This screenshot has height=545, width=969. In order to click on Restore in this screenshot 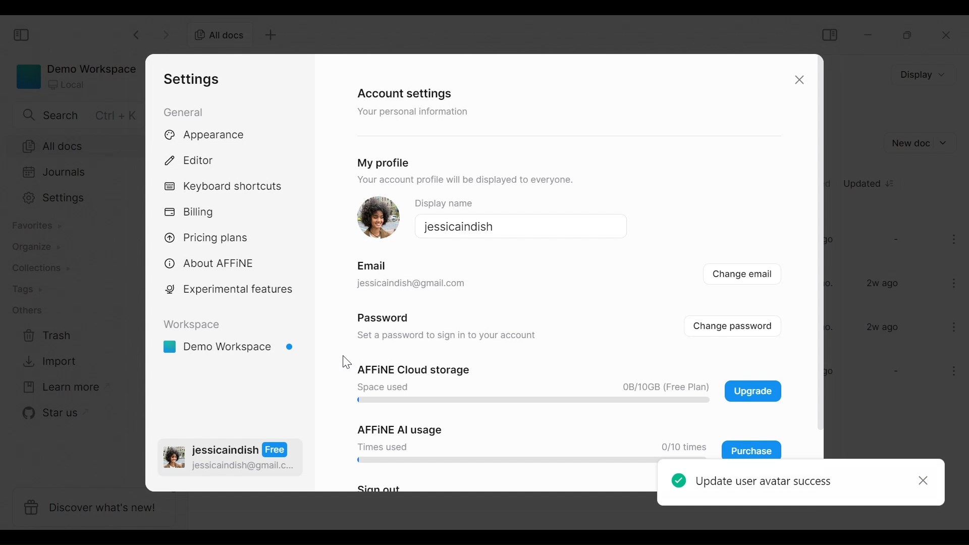, I will do `click(906, 35)`.